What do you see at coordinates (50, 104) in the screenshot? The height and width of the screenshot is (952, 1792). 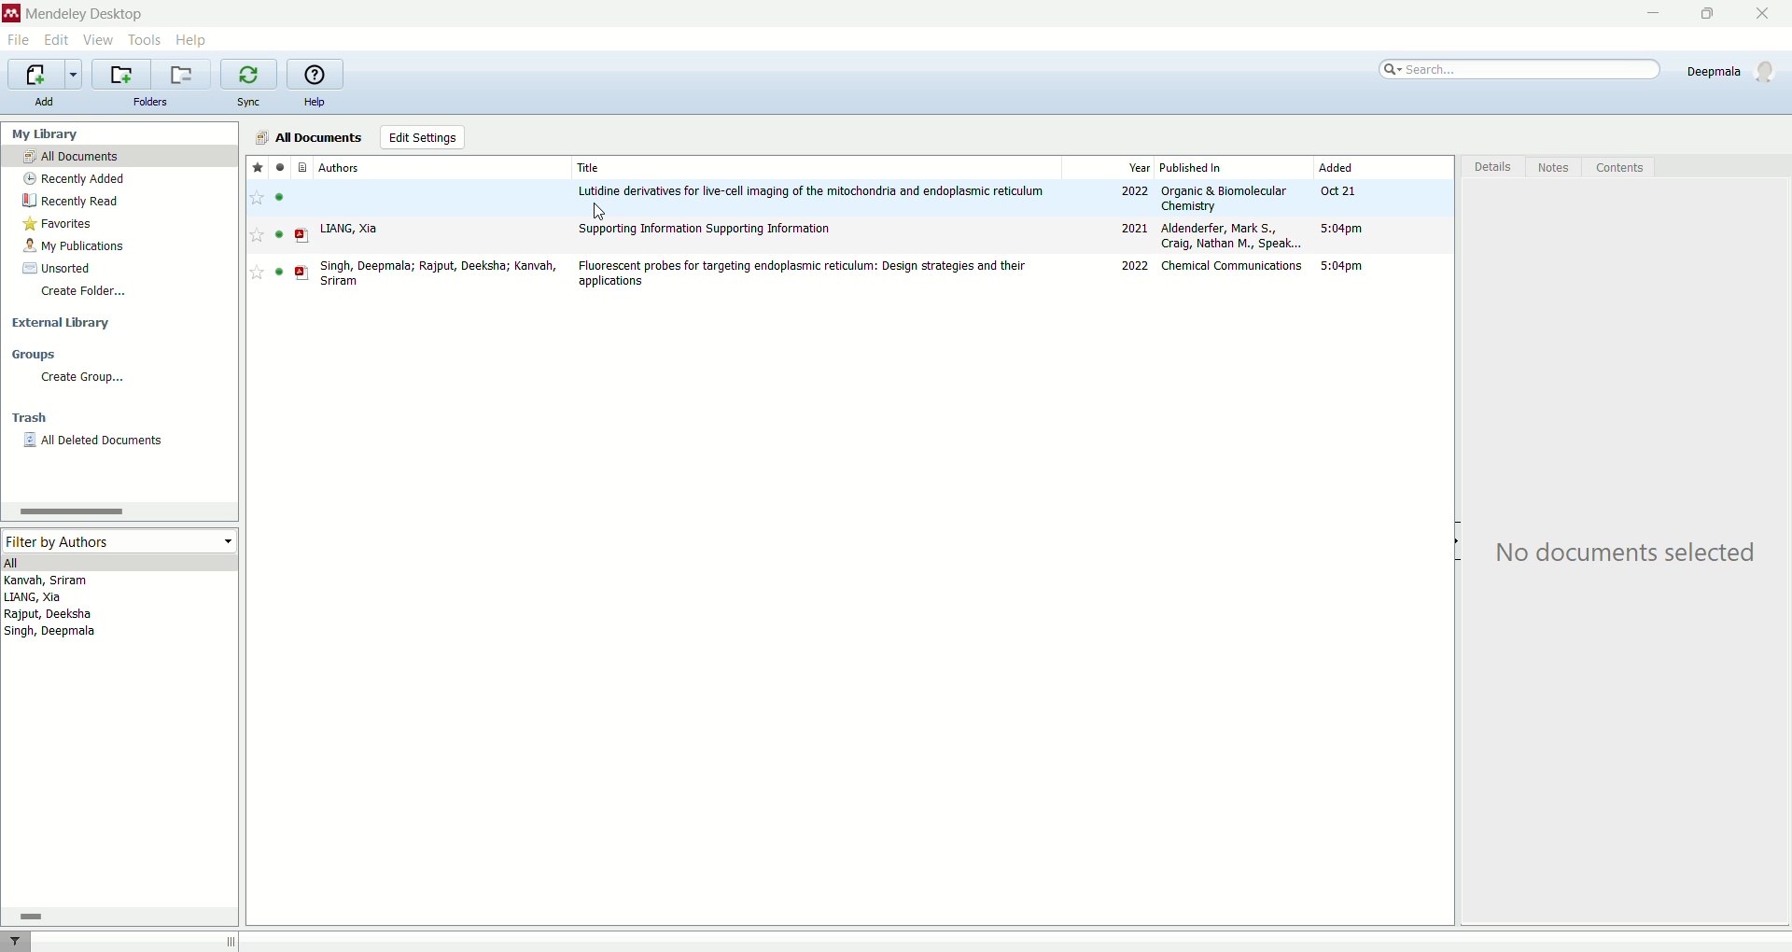 I see `add` at bounding box center [50, 104].